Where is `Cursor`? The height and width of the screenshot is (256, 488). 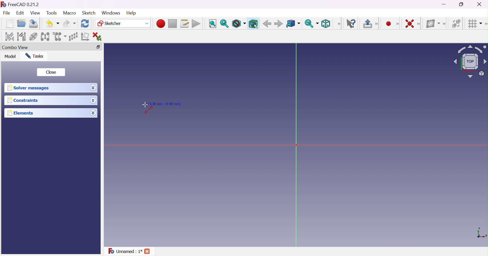 Cursor is located at coordinates (144, 104).